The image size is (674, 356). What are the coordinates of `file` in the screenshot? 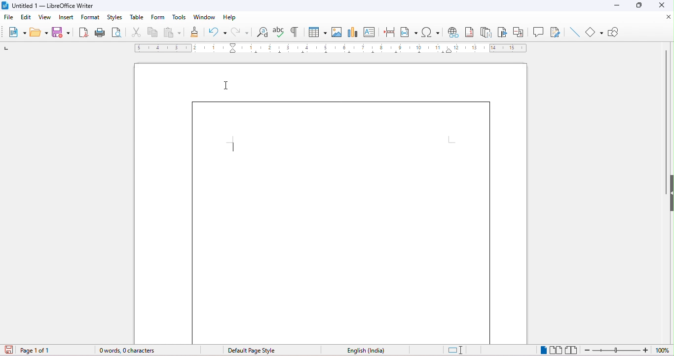 It's located at (9, 17).